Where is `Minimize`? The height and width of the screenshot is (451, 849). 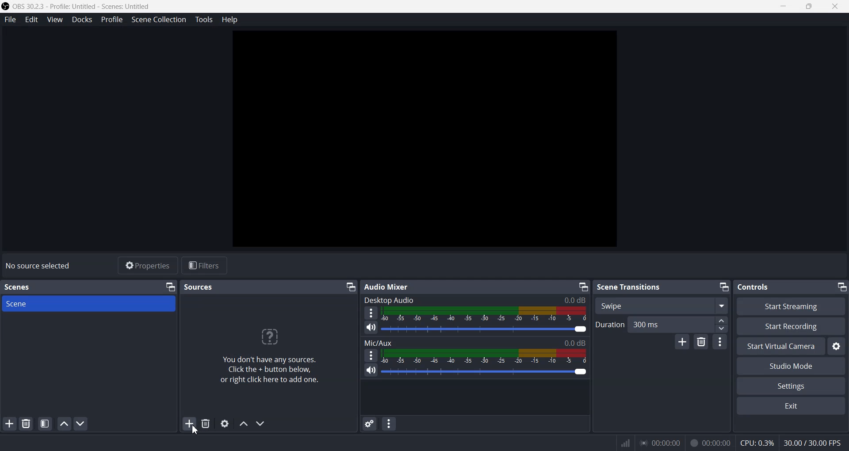 Minimize is located at coordinates (350, 287).